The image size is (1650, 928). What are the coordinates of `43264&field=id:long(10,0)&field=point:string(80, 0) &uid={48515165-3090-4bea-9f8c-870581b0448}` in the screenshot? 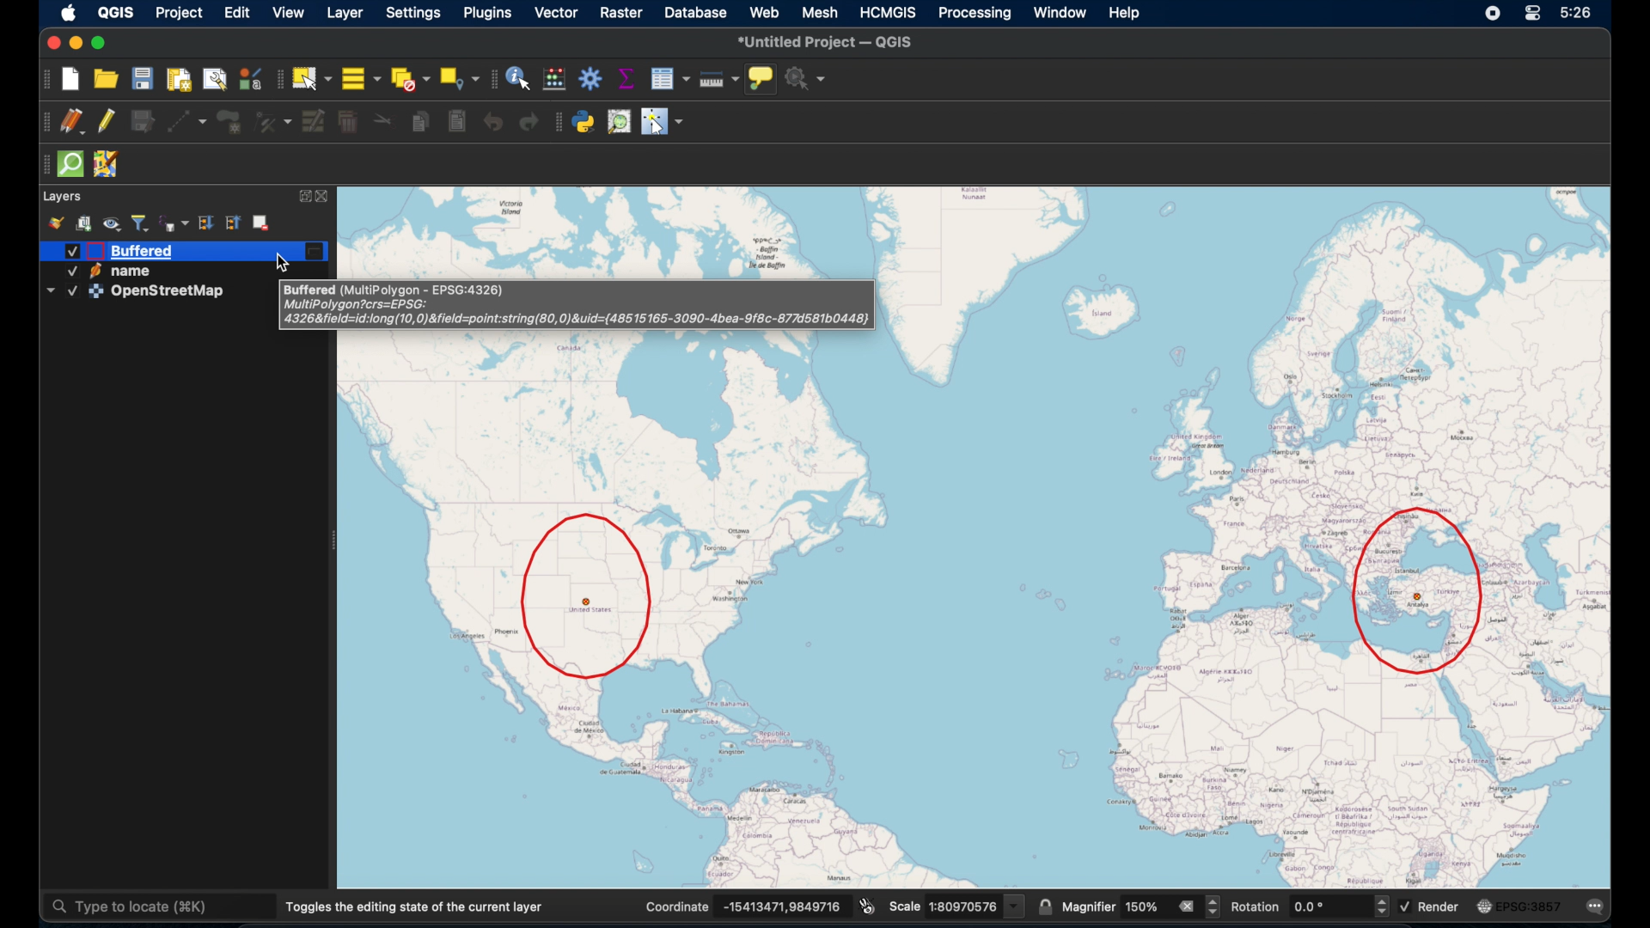 It's located at (579, 320).